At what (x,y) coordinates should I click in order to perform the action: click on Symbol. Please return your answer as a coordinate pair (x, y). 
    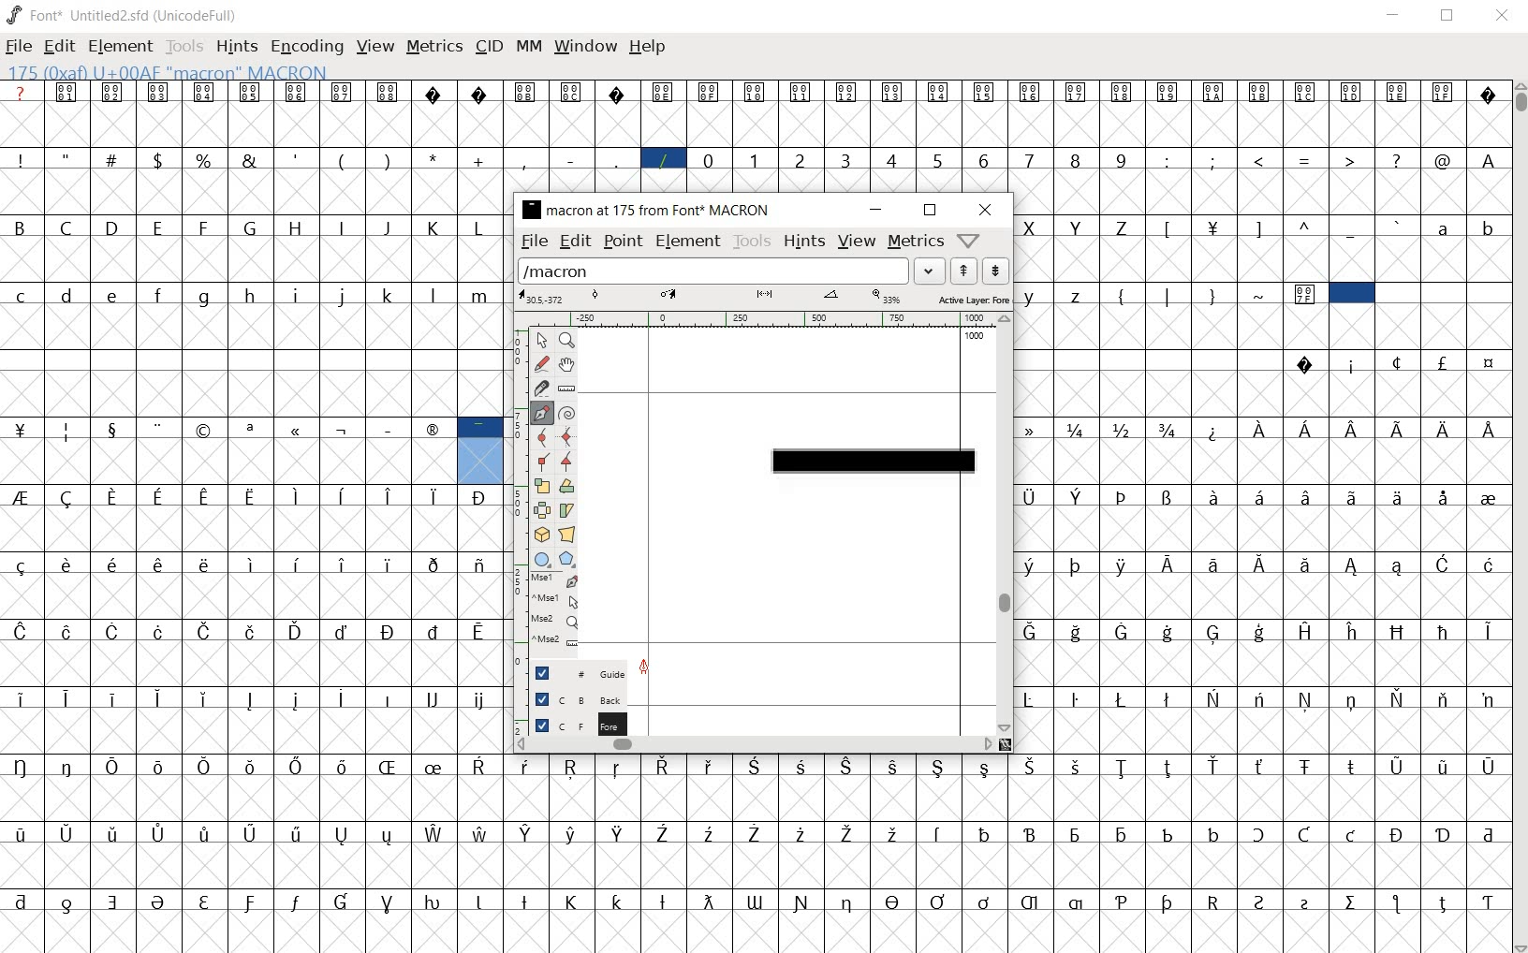
    Looking at the image, I should click on (986, 93).